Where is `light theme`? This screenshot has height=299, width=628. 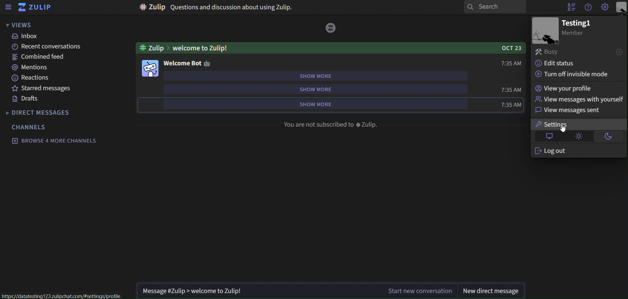 light theme is located at coordinates (578, 136).